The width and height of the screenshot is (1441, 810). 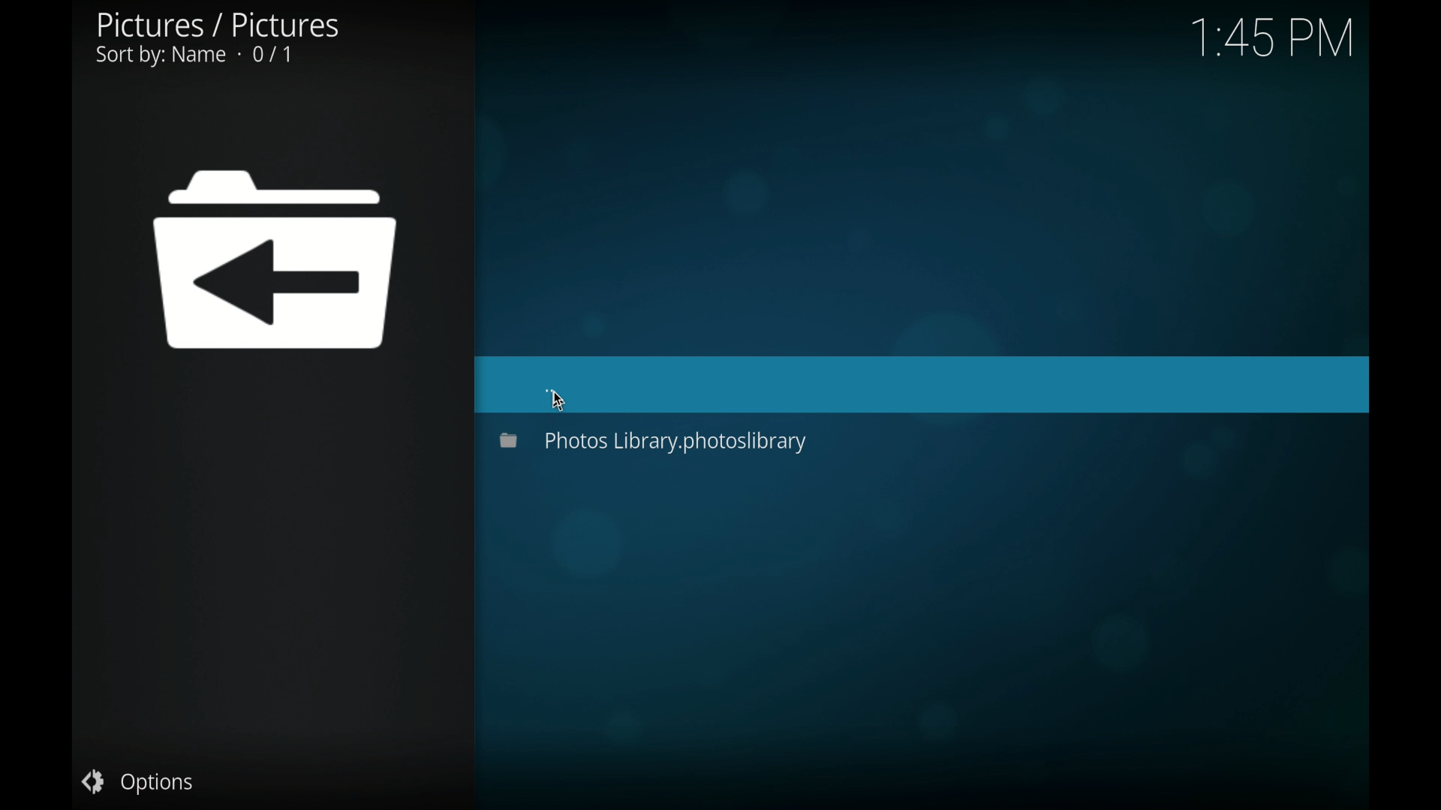 What do you see at coordinates (550, 390) in the screenshot?
I see `dots icon` at bounding box center [550, 390].